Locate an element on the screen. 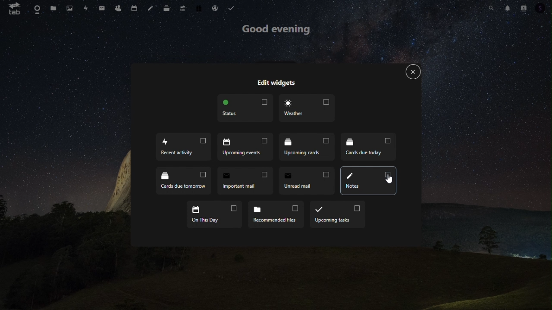 Image resolution: width=552 pixels, height=310 pixels. Upcoming cards is located at coordinates (306, 149).